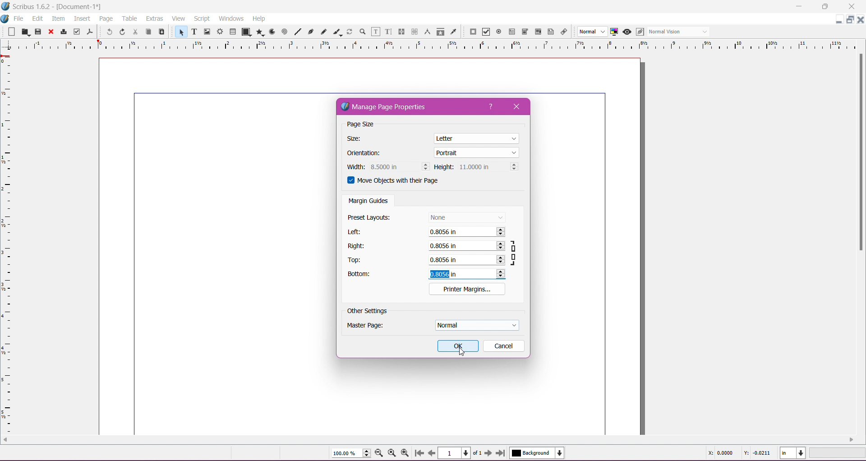  I want to click on Paste, so click(161, 32).